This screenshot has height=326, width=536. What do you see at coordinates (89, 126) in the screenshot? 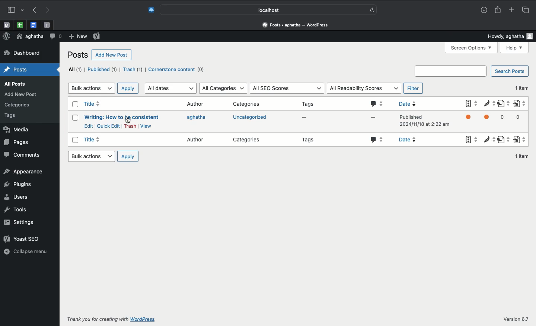
I see `Edit` at bounding box center [89, 126].